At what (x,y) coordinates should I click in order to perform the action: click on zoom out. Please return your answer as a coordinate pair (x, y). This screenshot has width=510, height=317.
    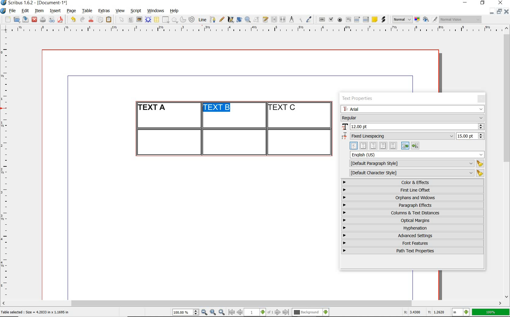
    Looking at the image, I should click on (204, 312).